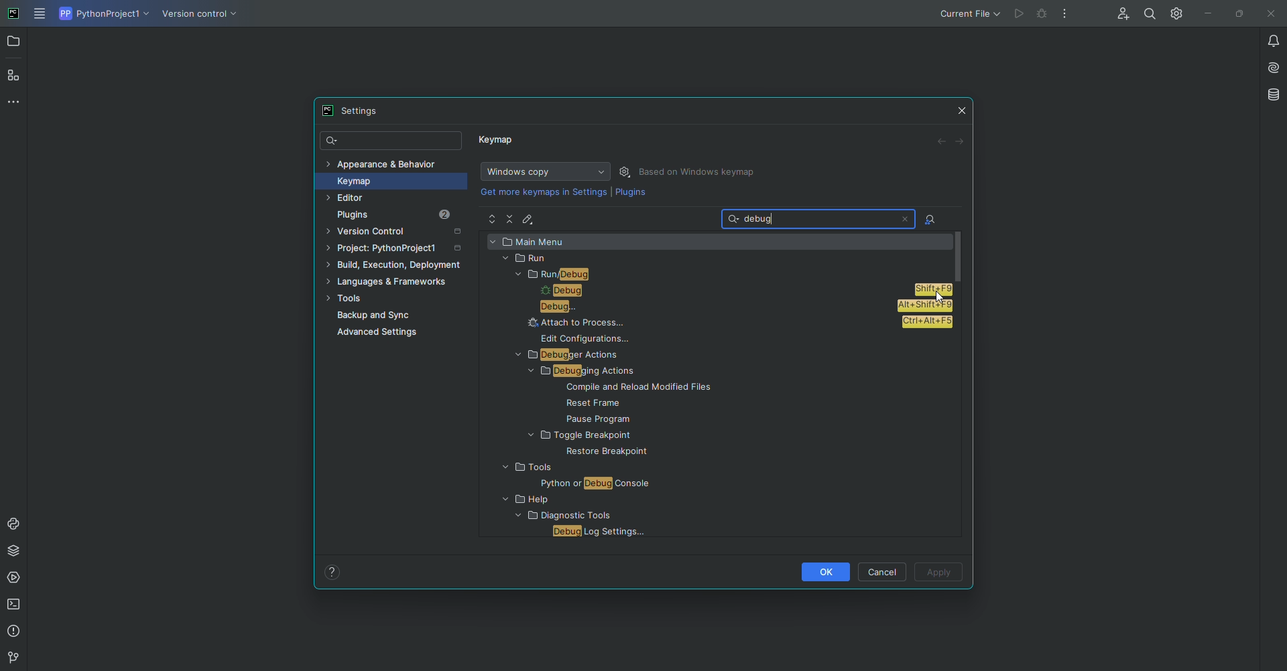 The height and width of the screenshot is (671, 1287). I want to click on OK, so click(824, 571).